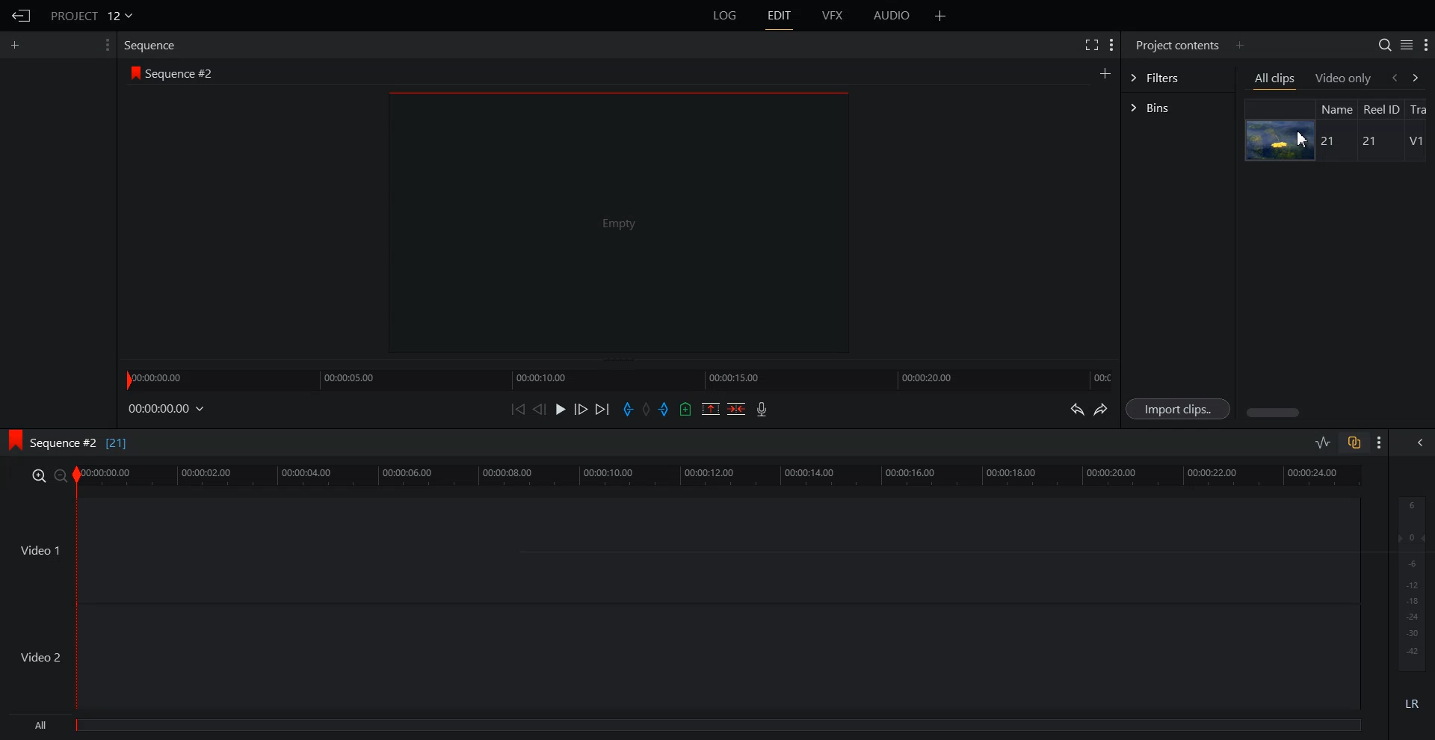  Describe the element at coordinates (1337, 413) in the screenshot. I see `Horizontal Scroll bar` at that location.